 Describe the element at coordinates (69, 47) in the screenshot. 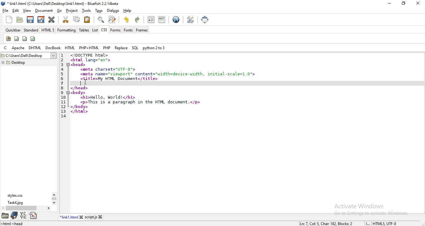

I see `html` at that location.